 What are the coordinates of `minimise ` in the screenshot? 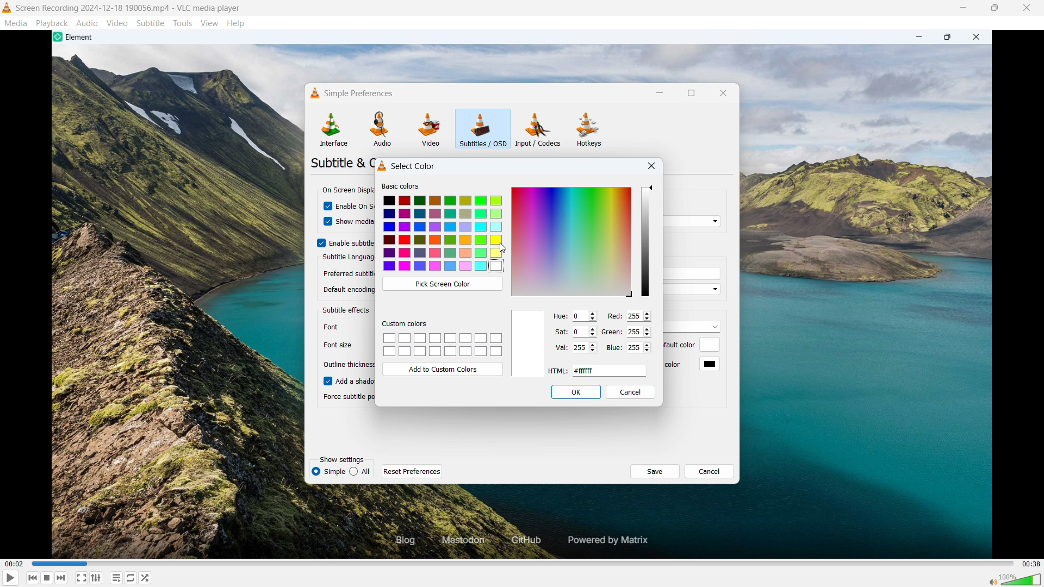 It's located at (962, 8).